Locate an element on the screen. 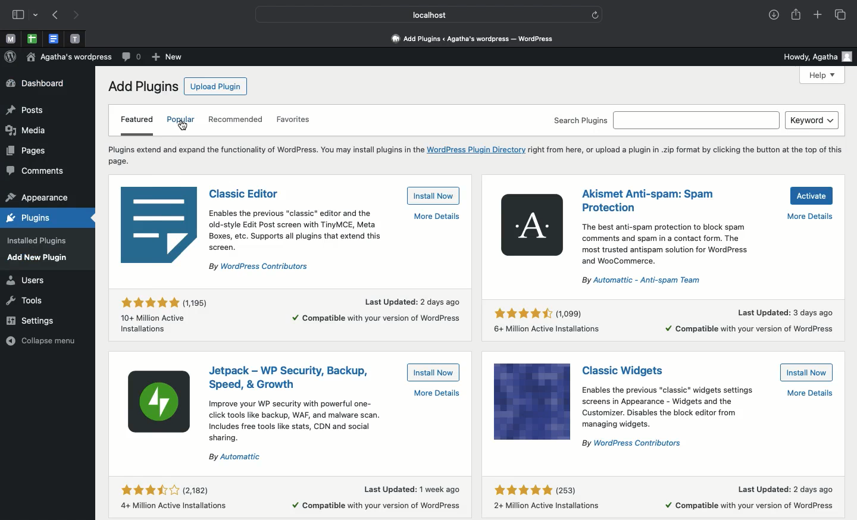 This screenshot has width=857, height=520. Tabs is located at coordinates (841, 14).